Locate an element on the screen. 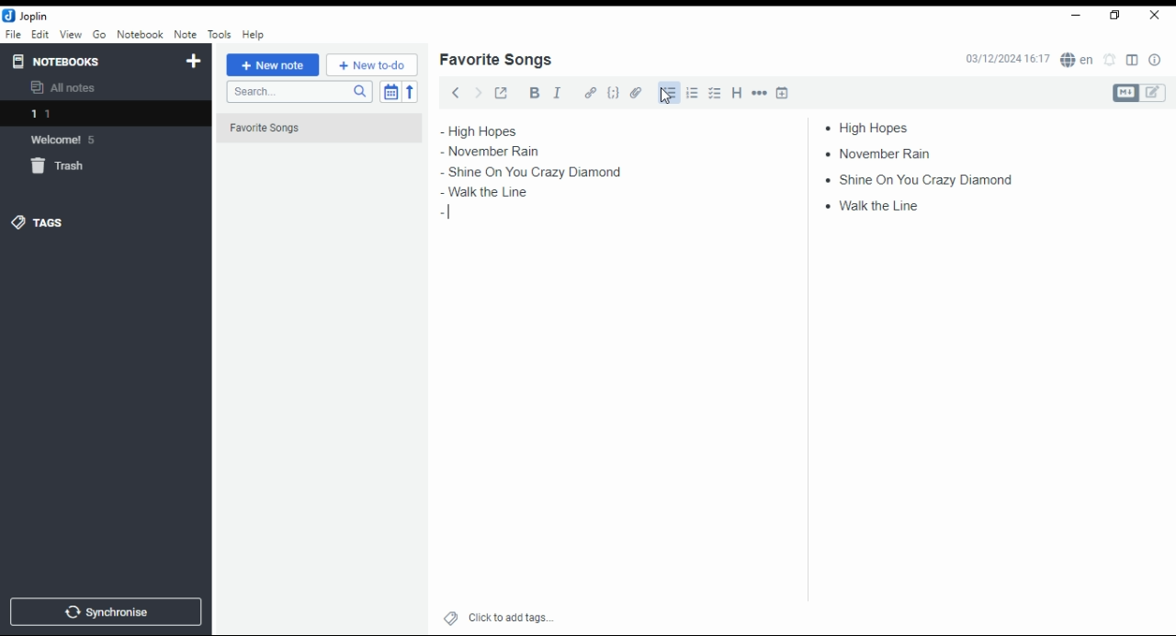  Favorite Songs is located at coordinates (310, 129).